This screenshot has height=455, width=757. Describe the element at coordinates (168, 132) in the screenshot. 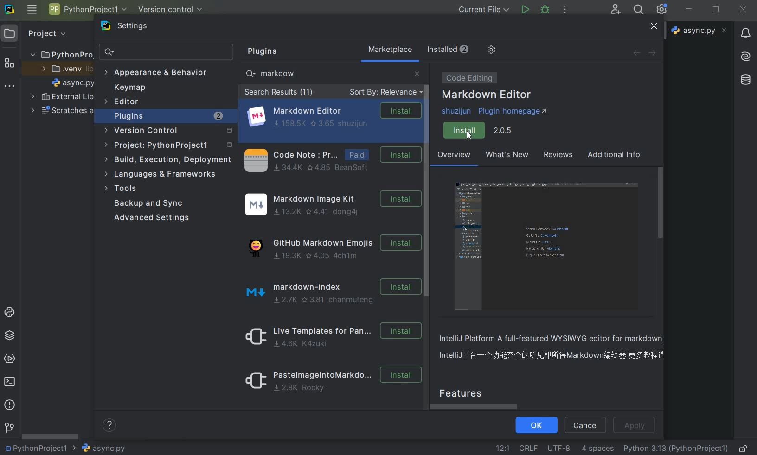

I see `version control` at that location.